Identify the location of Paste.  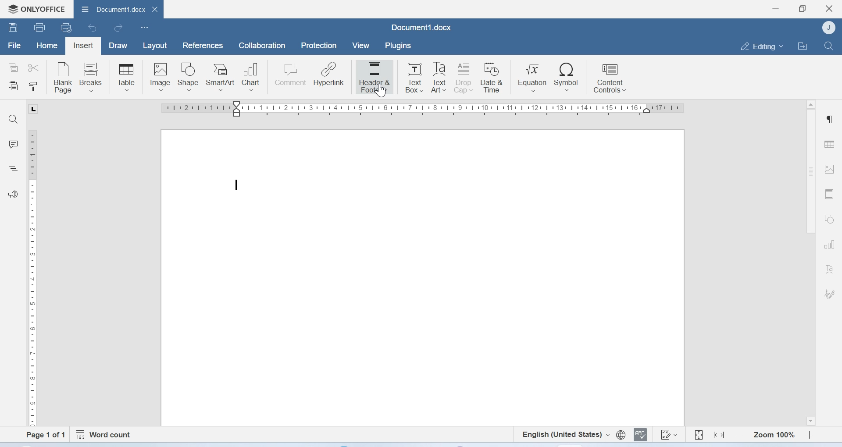
(14, 87).